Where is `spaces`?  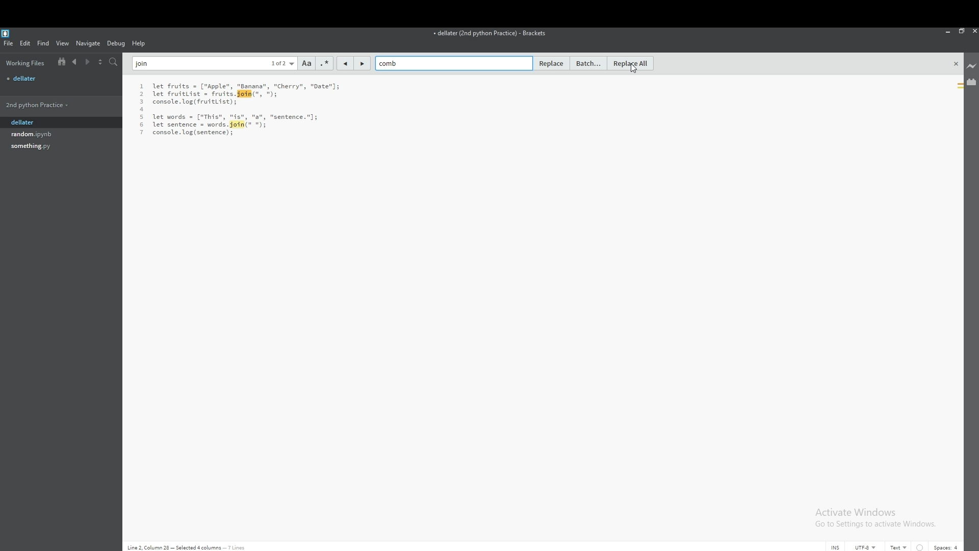 spaces is located at coordinates (947, 546).